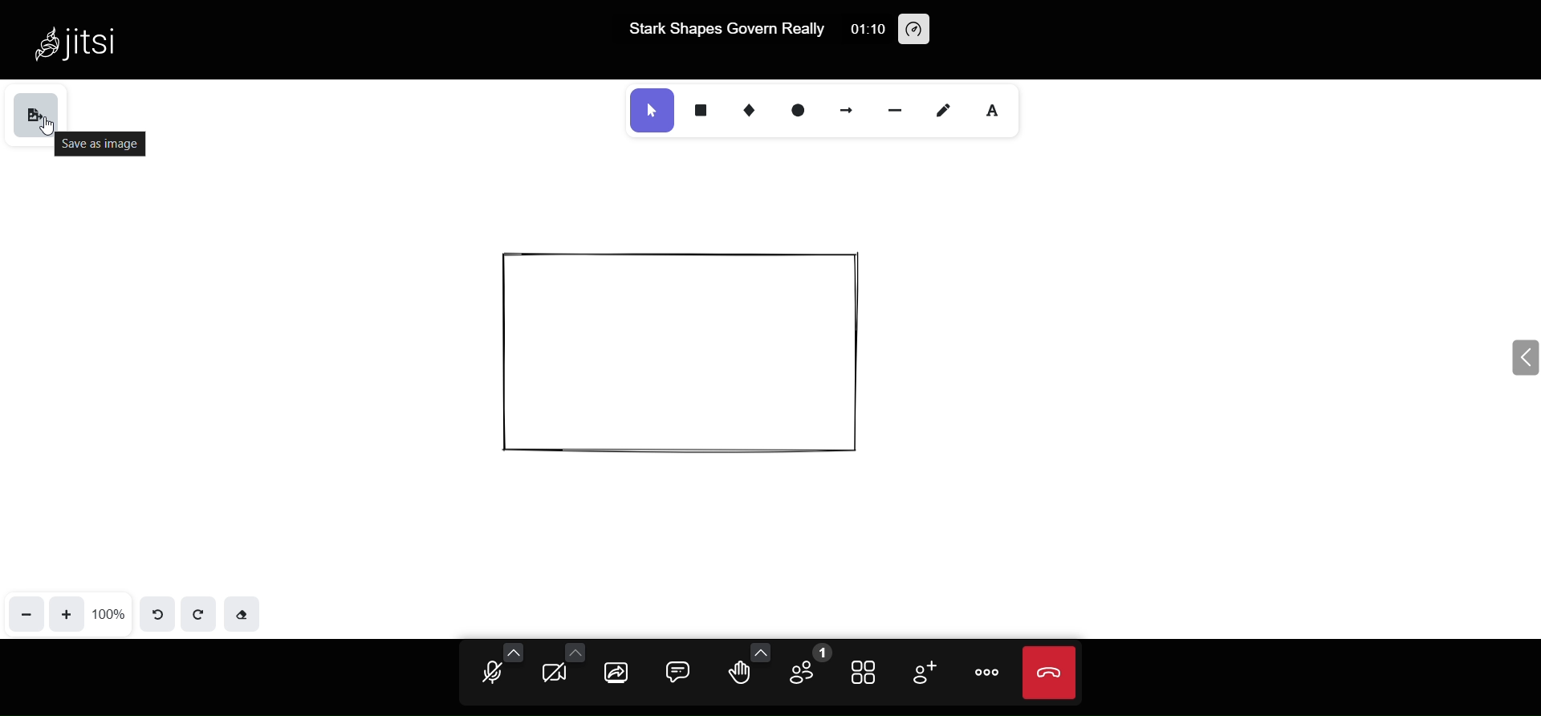 The height and width of the screenshot is (716, 1541). I want to click on select, so click(647, 109).